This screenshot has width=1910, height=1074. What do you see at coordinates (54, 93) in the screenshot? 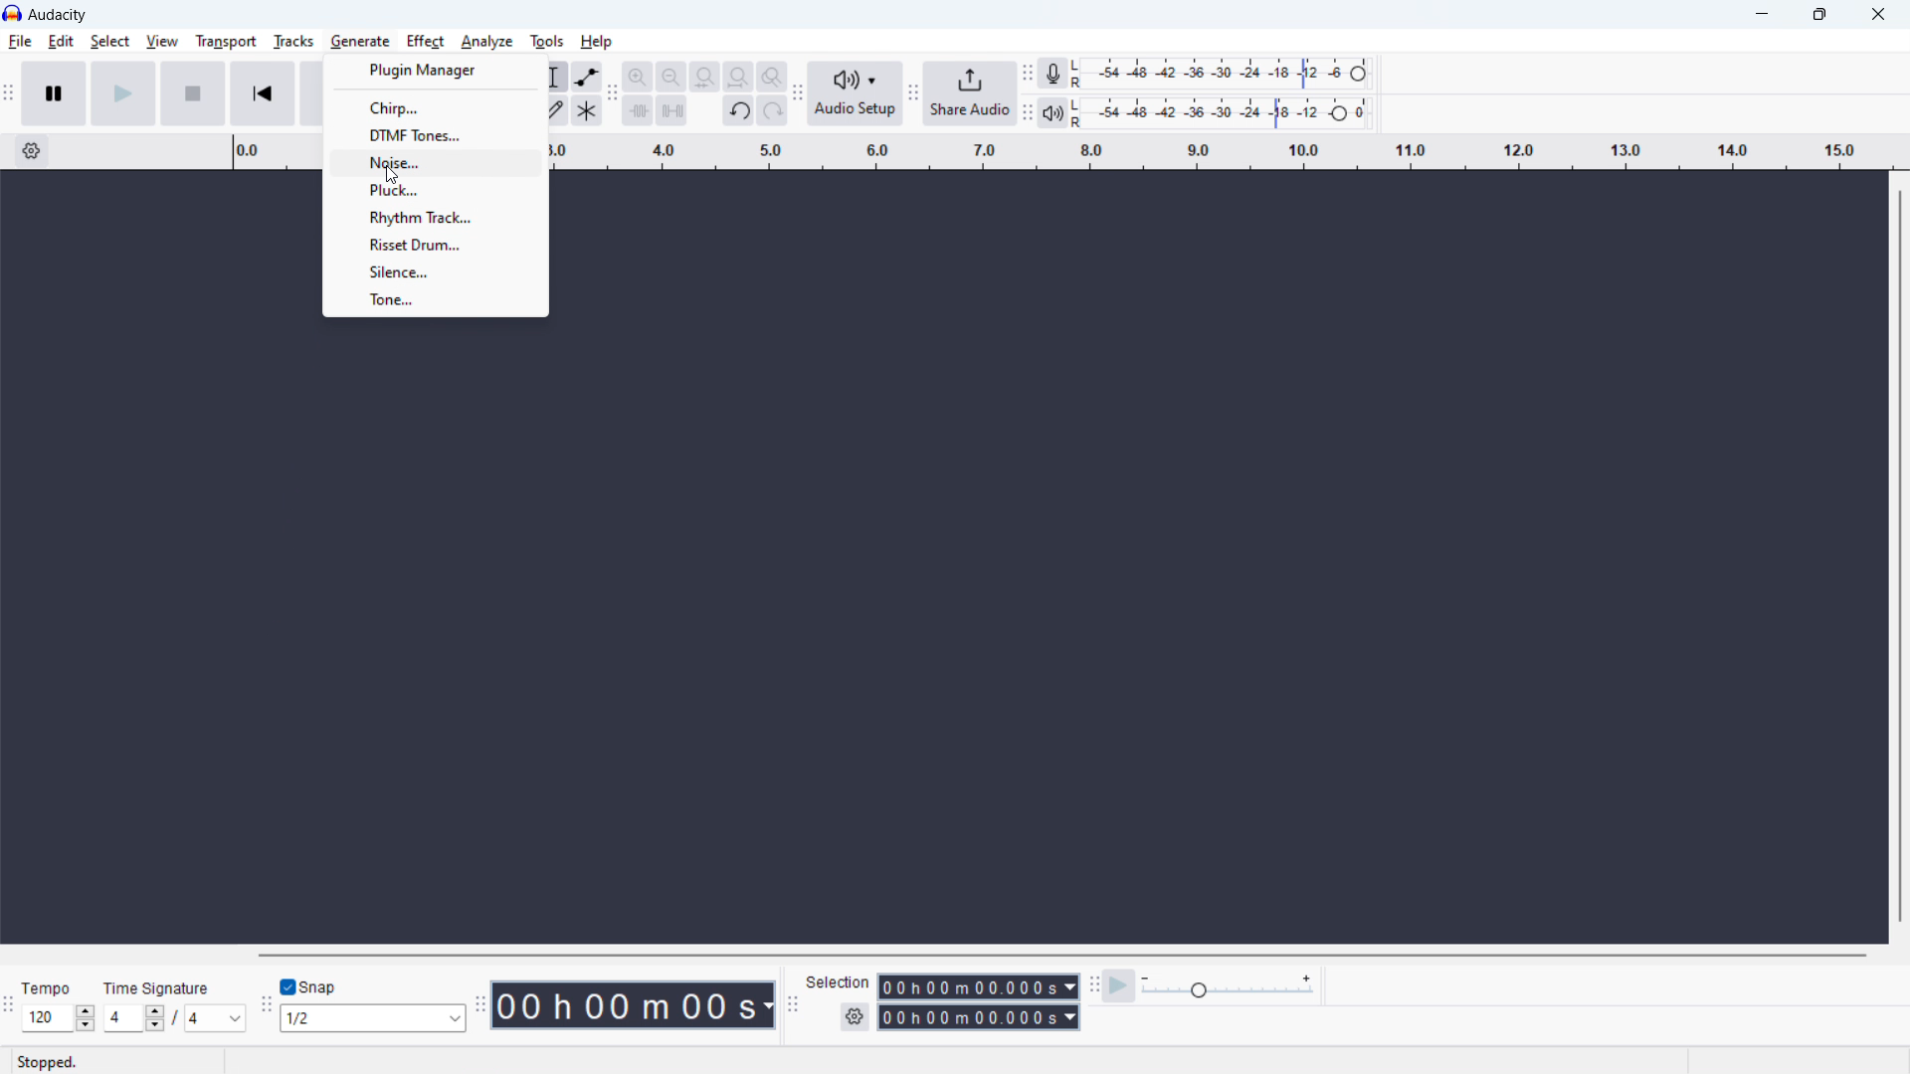
I see `pause` at bounding box center [54, 93].